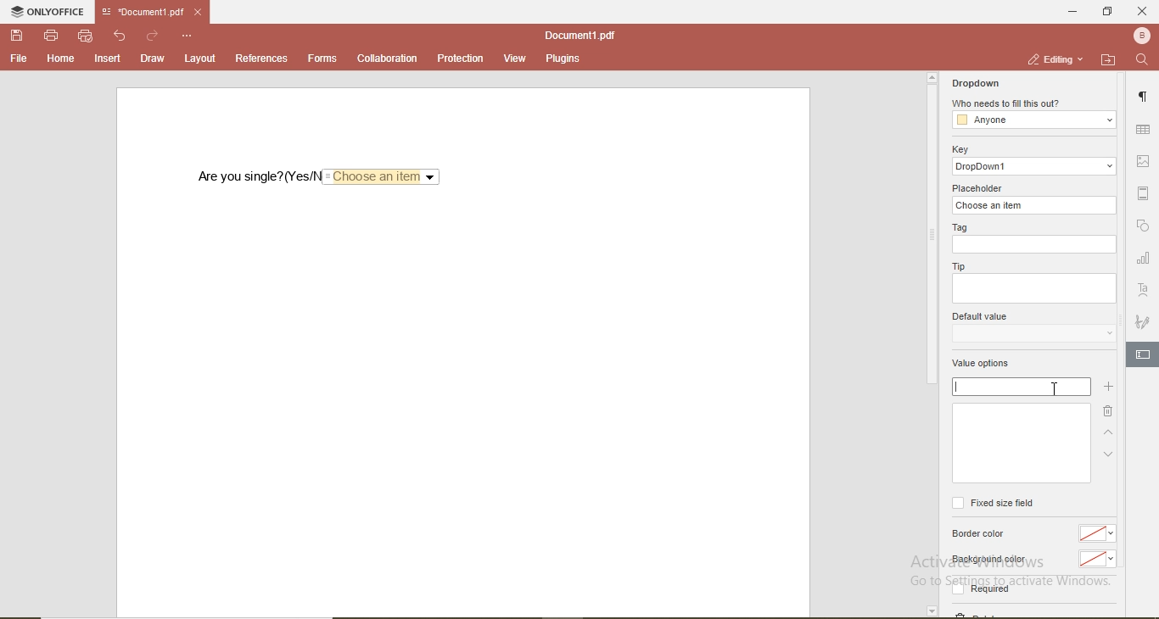 This screenshot has height=619, width=1159. What do you see at coordinates (108, 60) in the screenshot?
I see `insert` at bounding box center [108, 60].